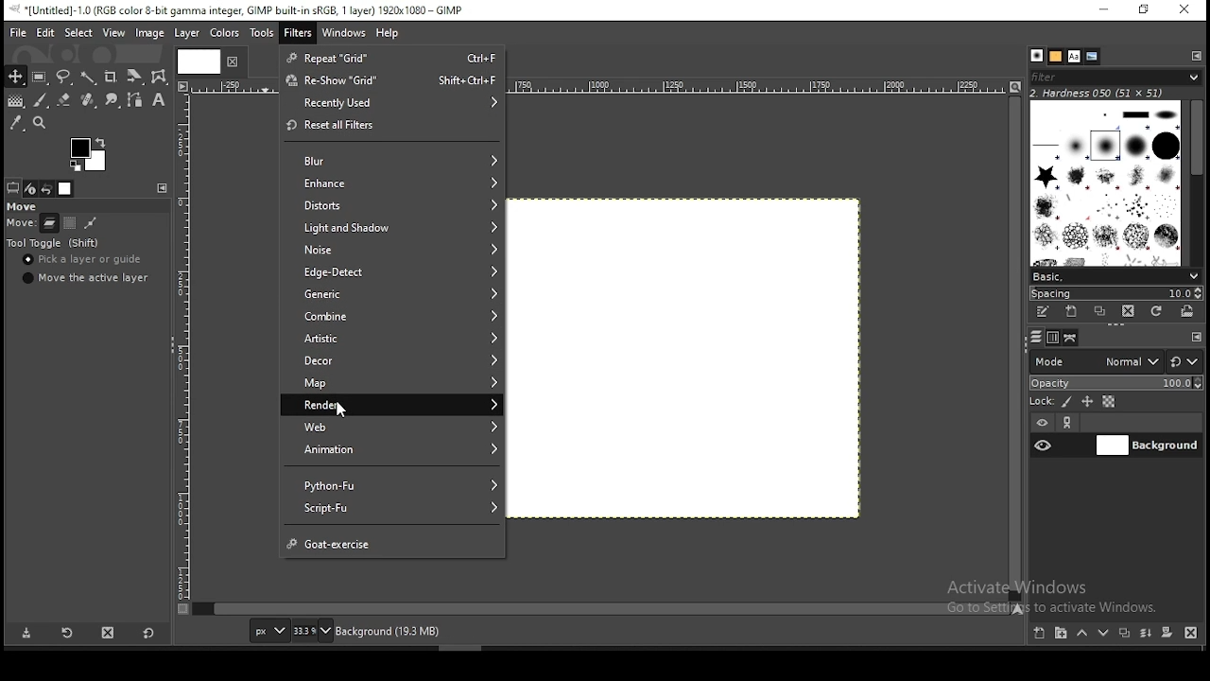  I want to click on layer visibility on/off, so click(1044, 445).